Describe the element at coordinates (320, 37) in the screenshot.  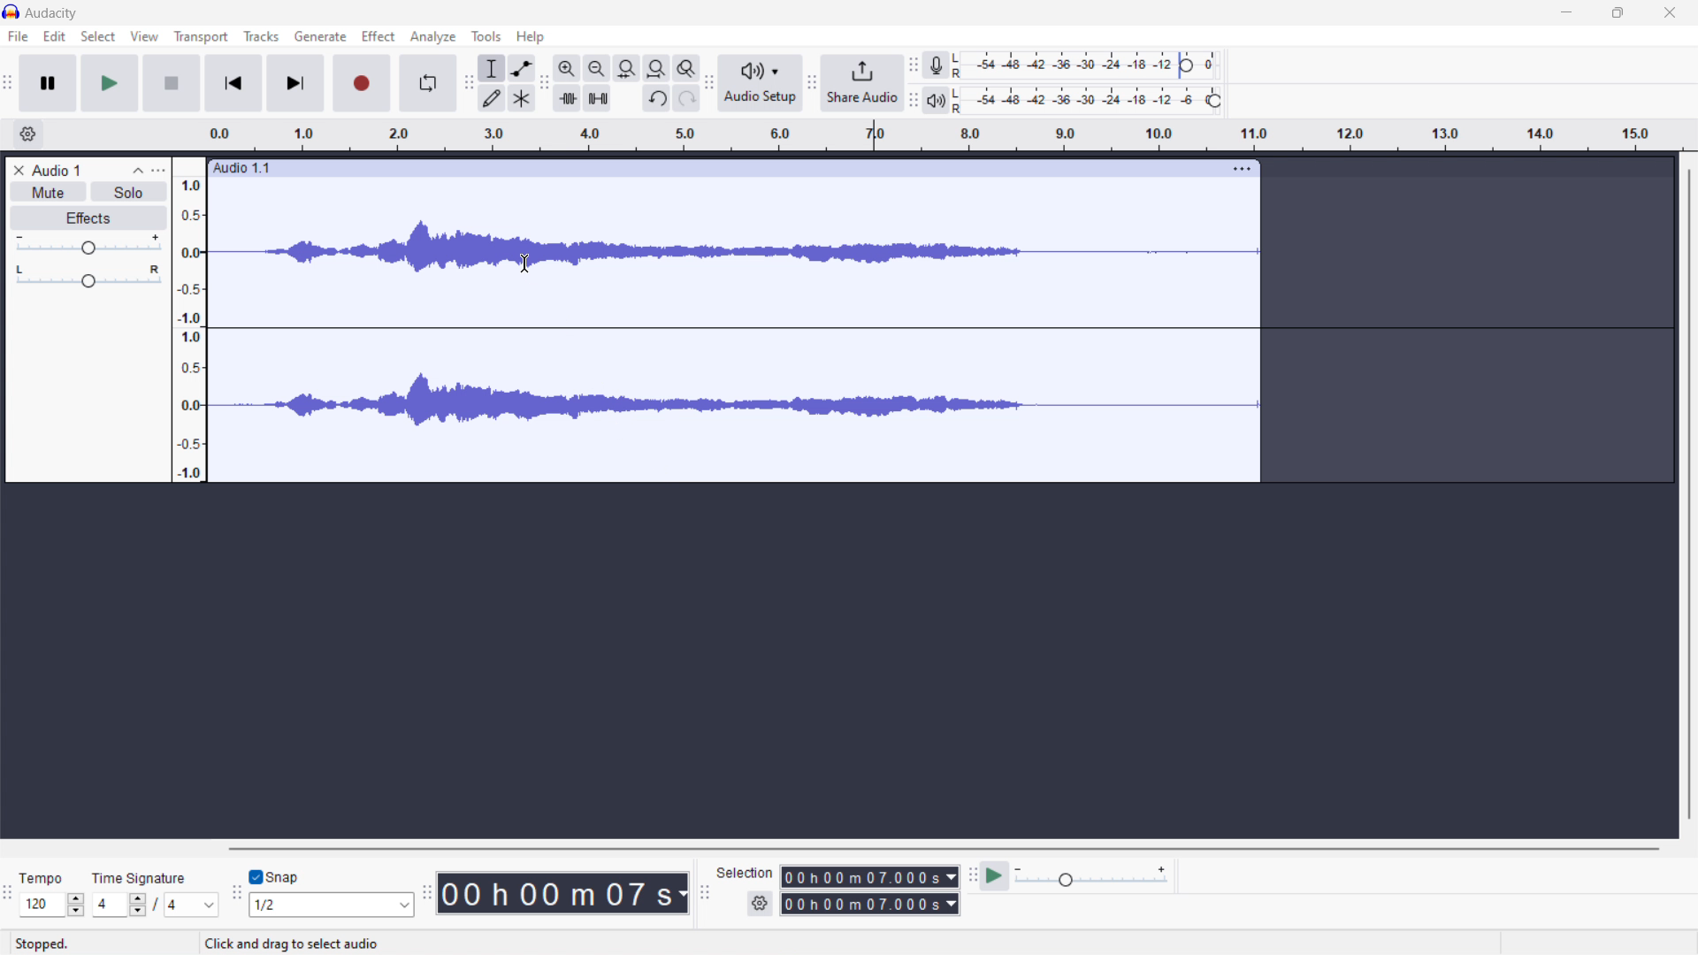
I see `generate` at that location.